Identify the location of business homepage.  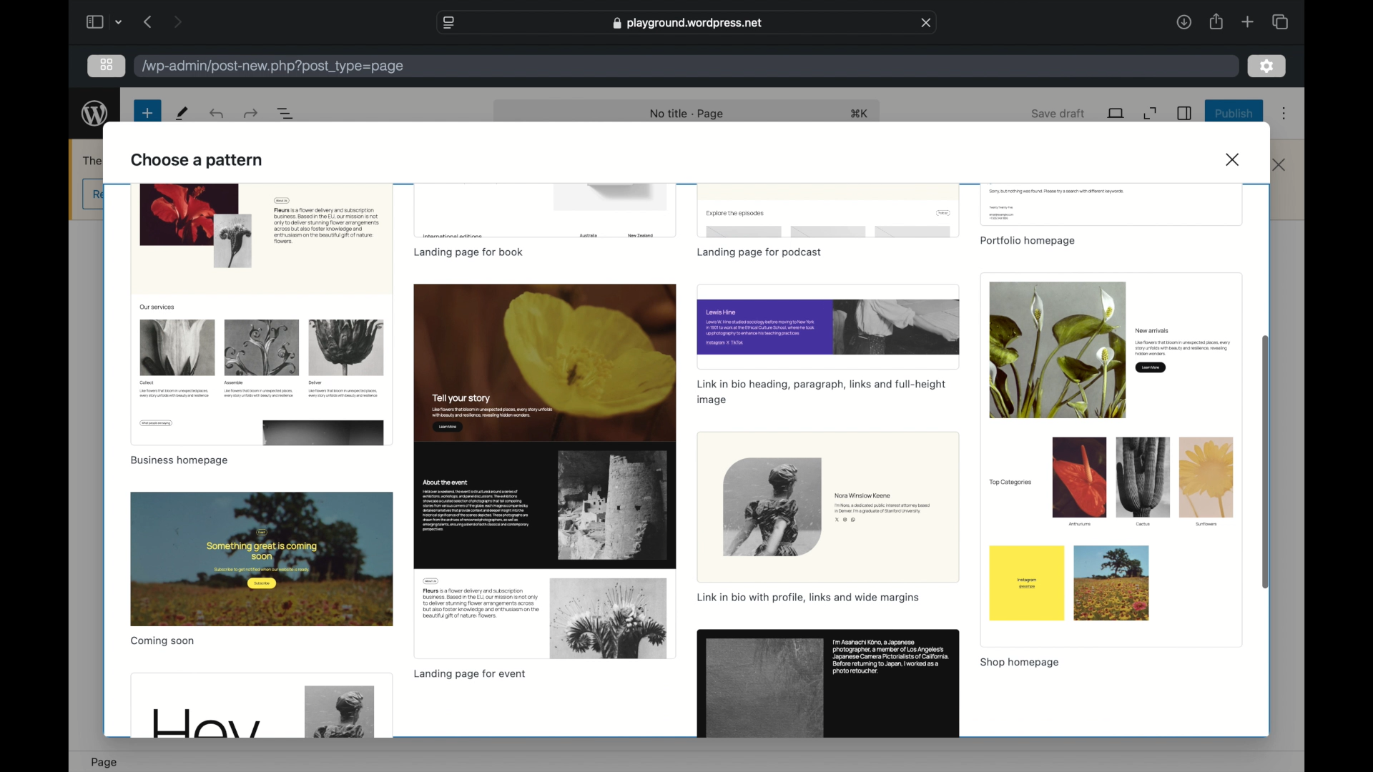
(179, 460).